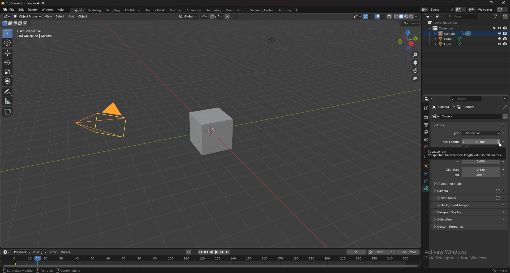 The height and width of the screenshot is (273, 510). What do you see at coordinates (356, 252) in the screenshot?
I see `current frame` at bounding box center [356, 252].